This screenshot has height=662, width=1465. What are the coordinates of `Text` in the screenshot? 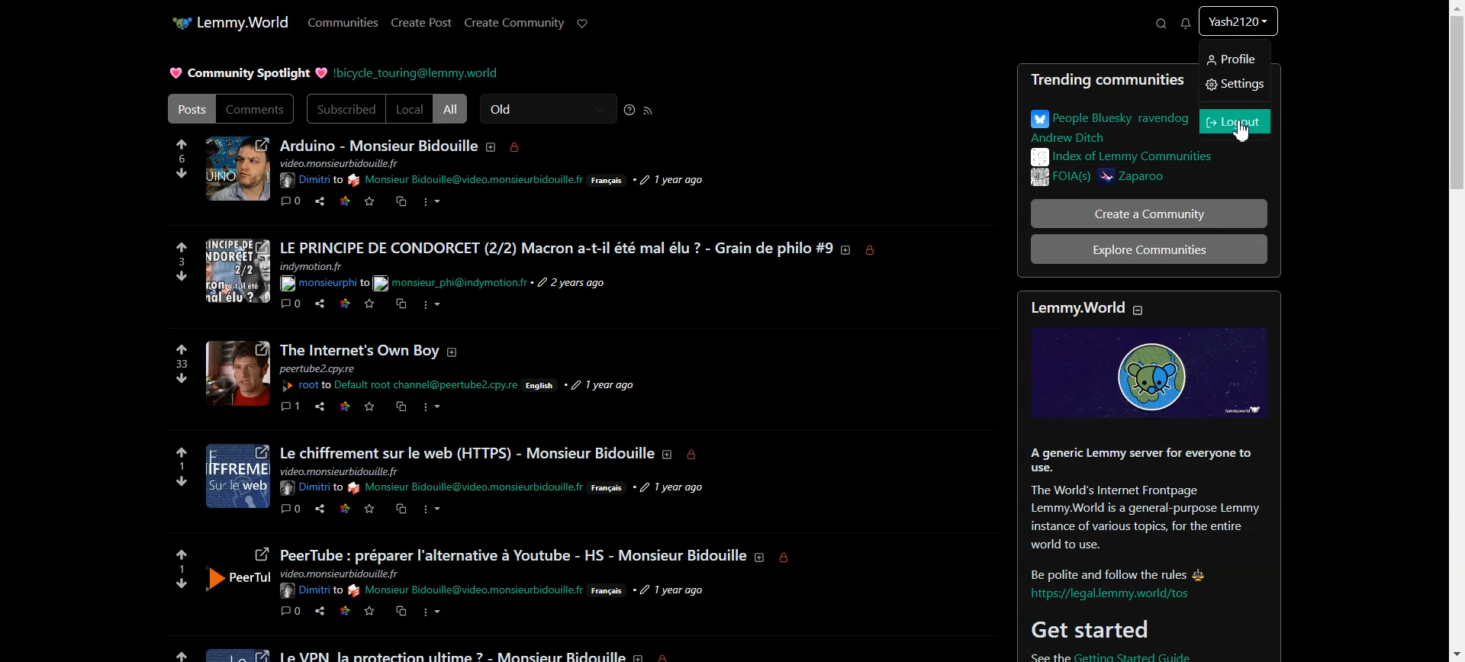 It's located at (380, 144).